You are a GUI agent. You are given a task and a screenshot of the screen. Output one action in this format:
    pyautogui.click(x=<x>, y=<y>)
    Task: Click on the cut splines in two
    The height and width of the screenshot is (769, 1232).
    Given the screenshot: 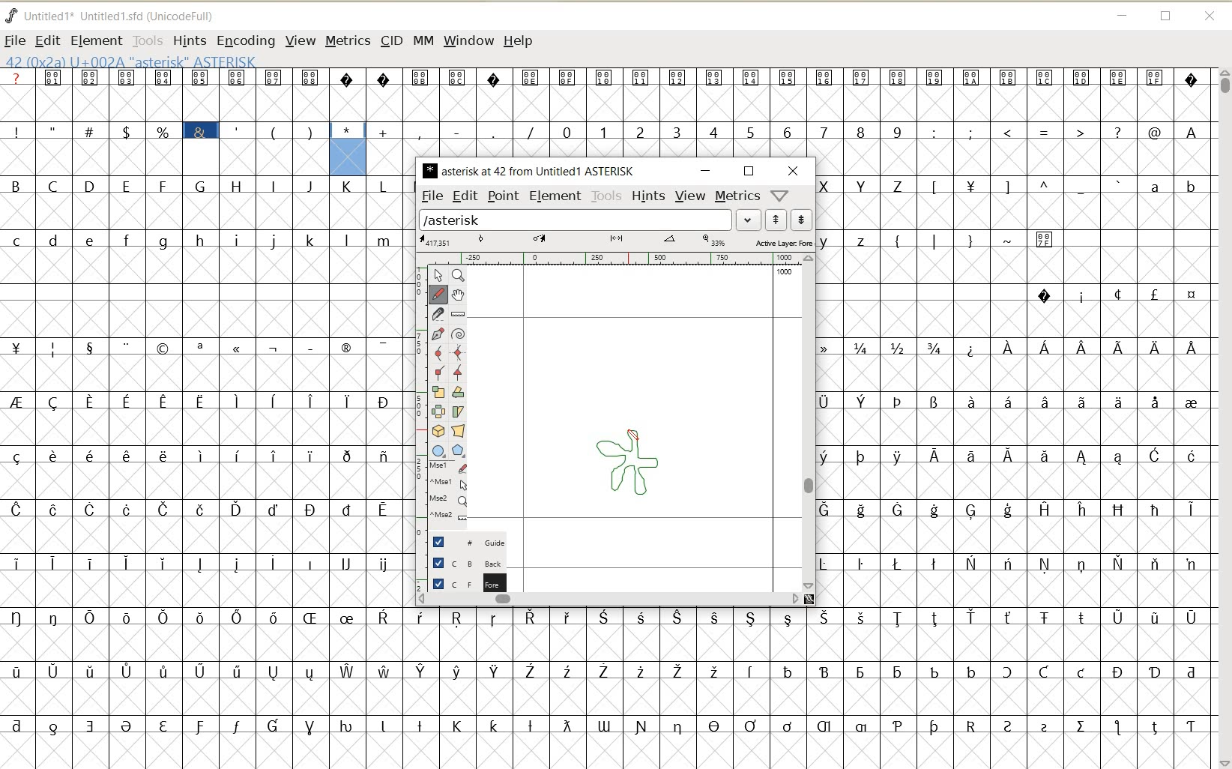 What is the action you would take?
    pyautogui.click(x=439, y=315)
    